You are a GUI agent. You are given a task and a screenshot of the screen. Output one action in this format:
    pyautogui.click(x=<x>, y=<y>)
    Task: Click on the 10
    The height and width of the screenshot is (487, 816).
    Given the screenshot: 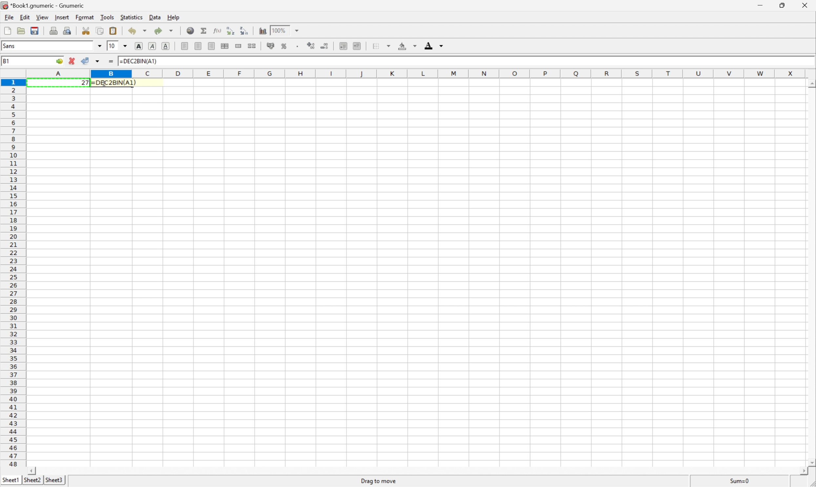 What is the action you would take?
    pyautogui.click(x=112, y=46)
    